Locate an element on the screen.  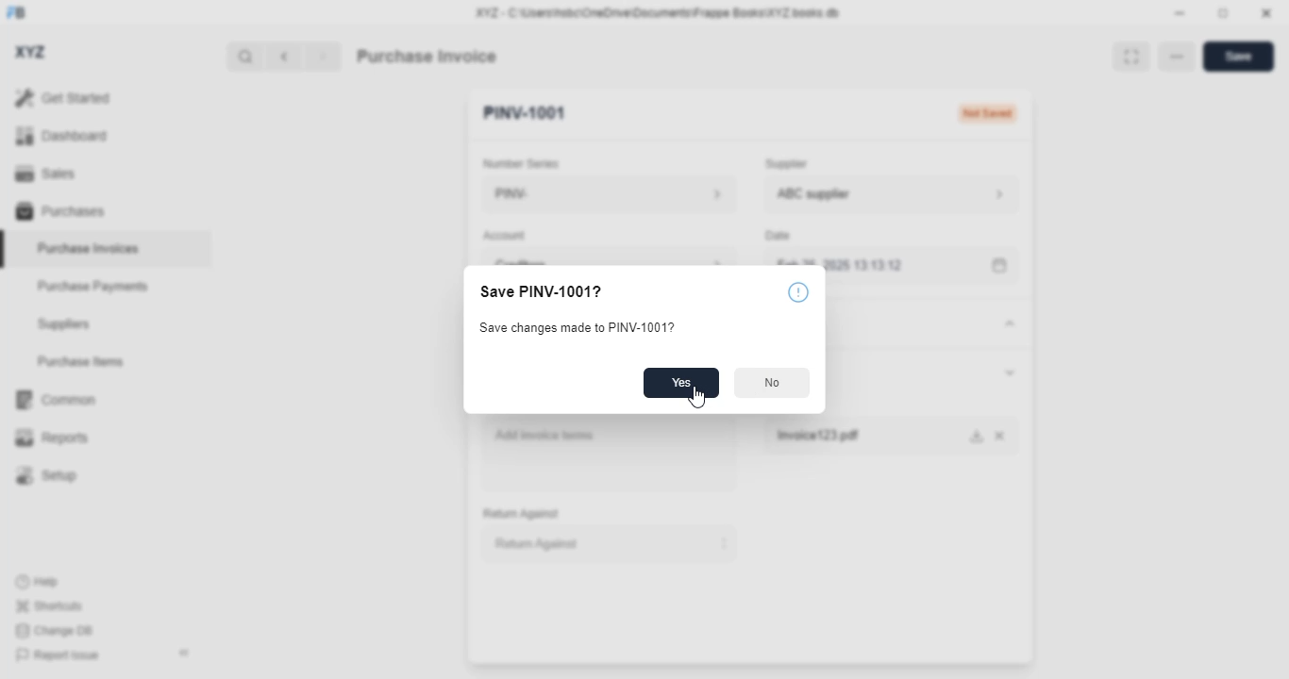
help is located at coordinates (38, 582).